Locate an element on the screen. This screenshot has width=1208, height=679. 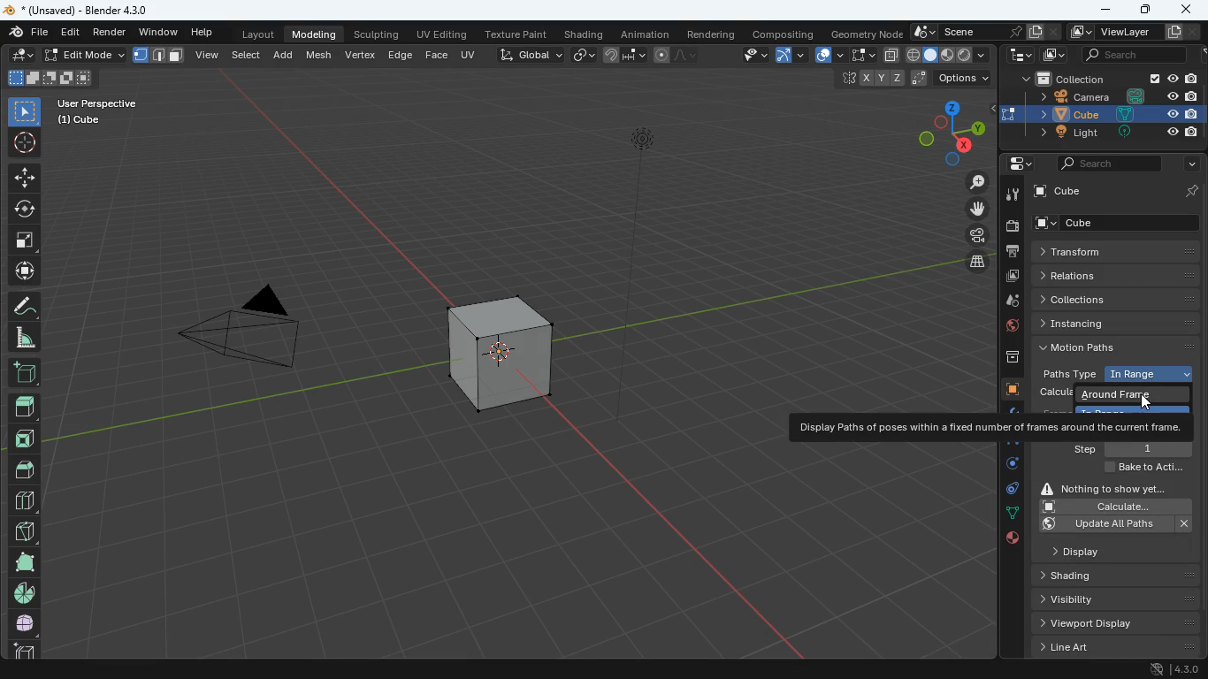
cube is located at coordinates (1119, 190).